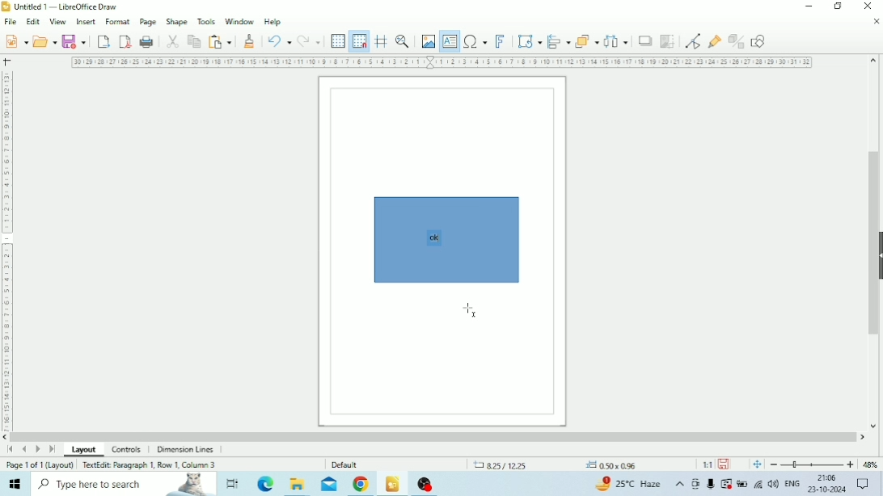 The height and width of the screenshot is (496, 883). I want to click on Minimize, so click(811, 6).